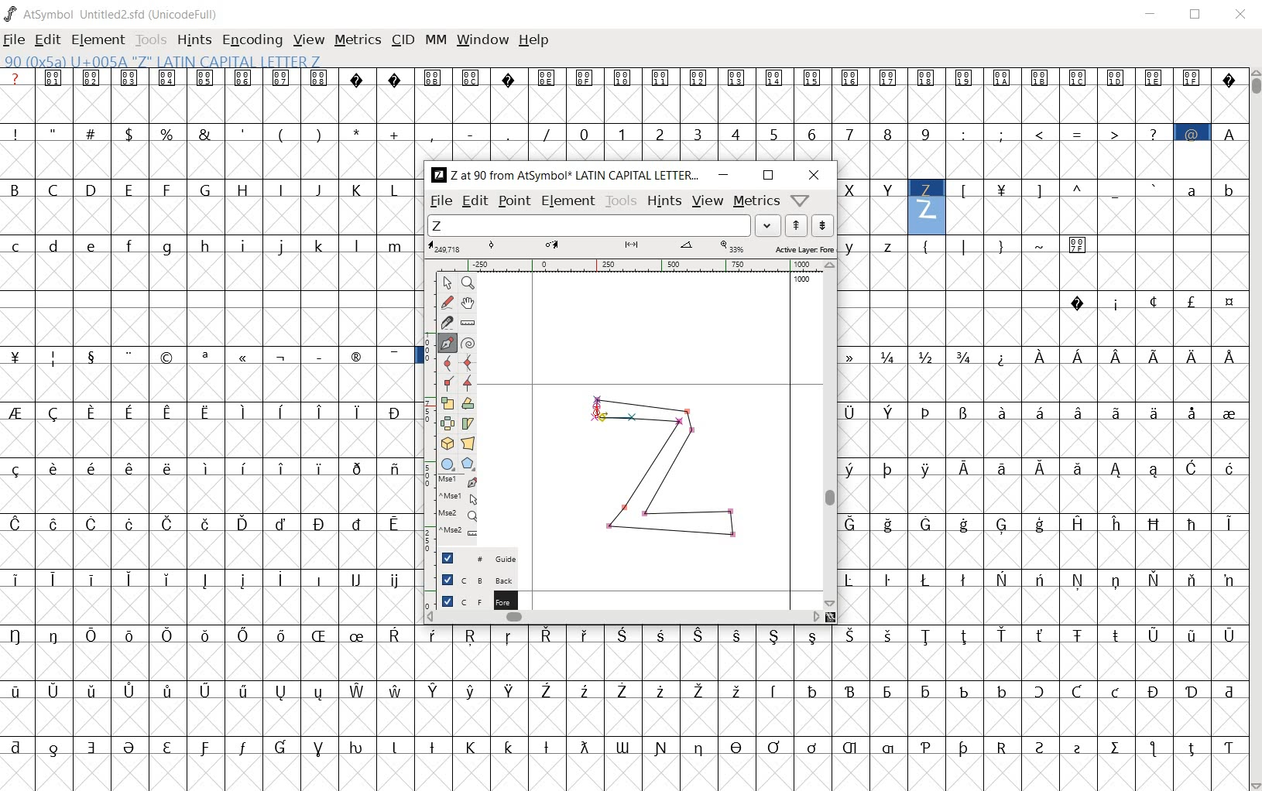 The image size is (1262, 791). What do you see at coordinates (474, 202) in the screenshot?
I see `edit` at bounding box center [474, 202].